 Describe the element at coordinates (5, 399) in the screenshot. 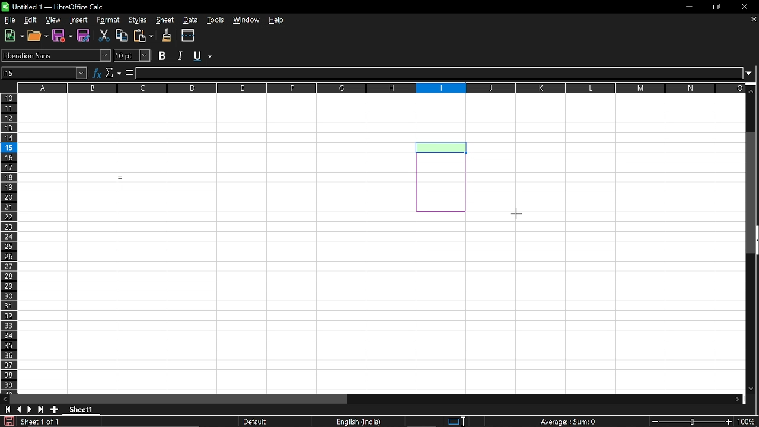

I see `Move left` at that location.